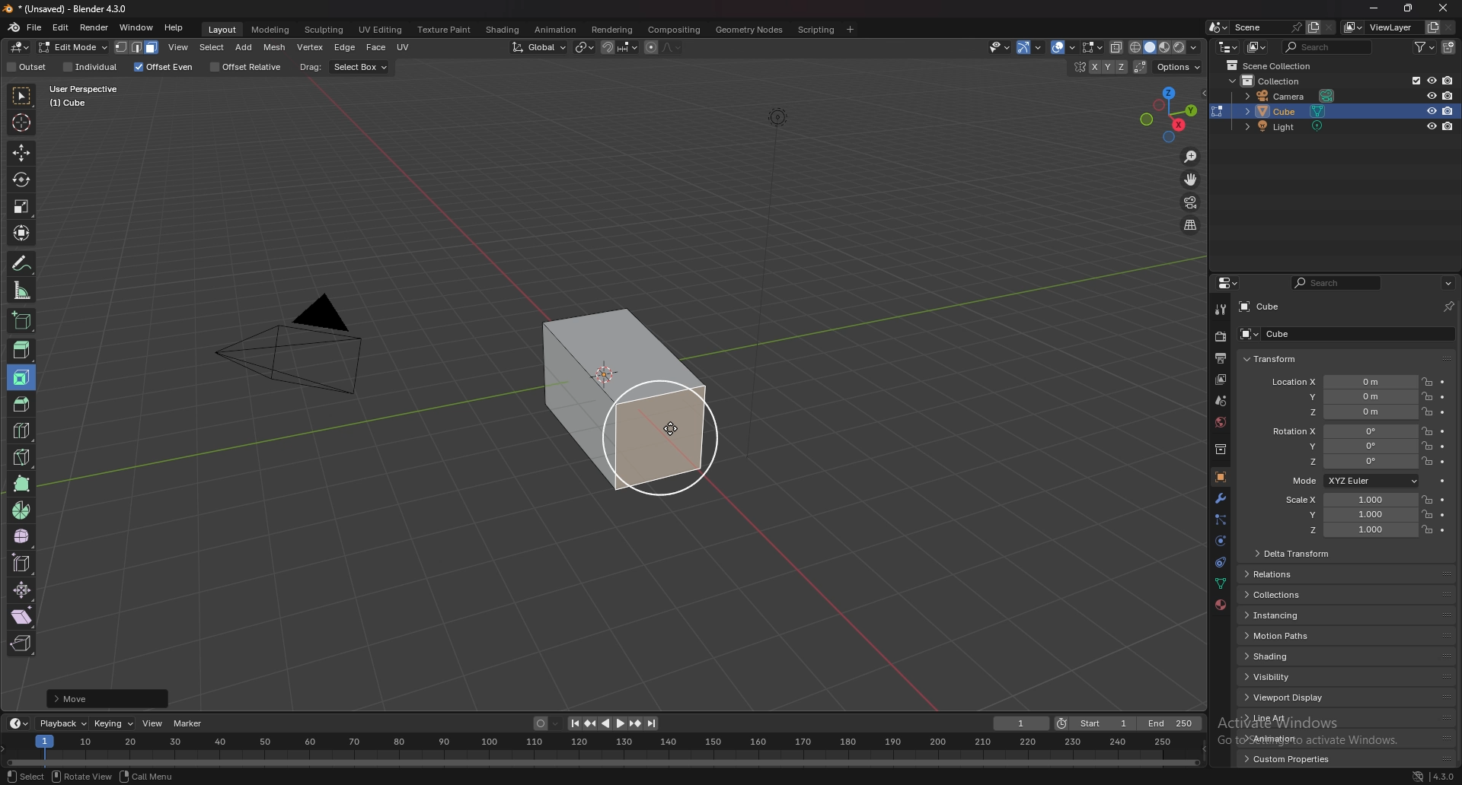 Image resolution: width=1462 pixels, height=785 pixels. Describe the element at coordinates (614, 30) in the screenshot. I see `rendering` at that location.